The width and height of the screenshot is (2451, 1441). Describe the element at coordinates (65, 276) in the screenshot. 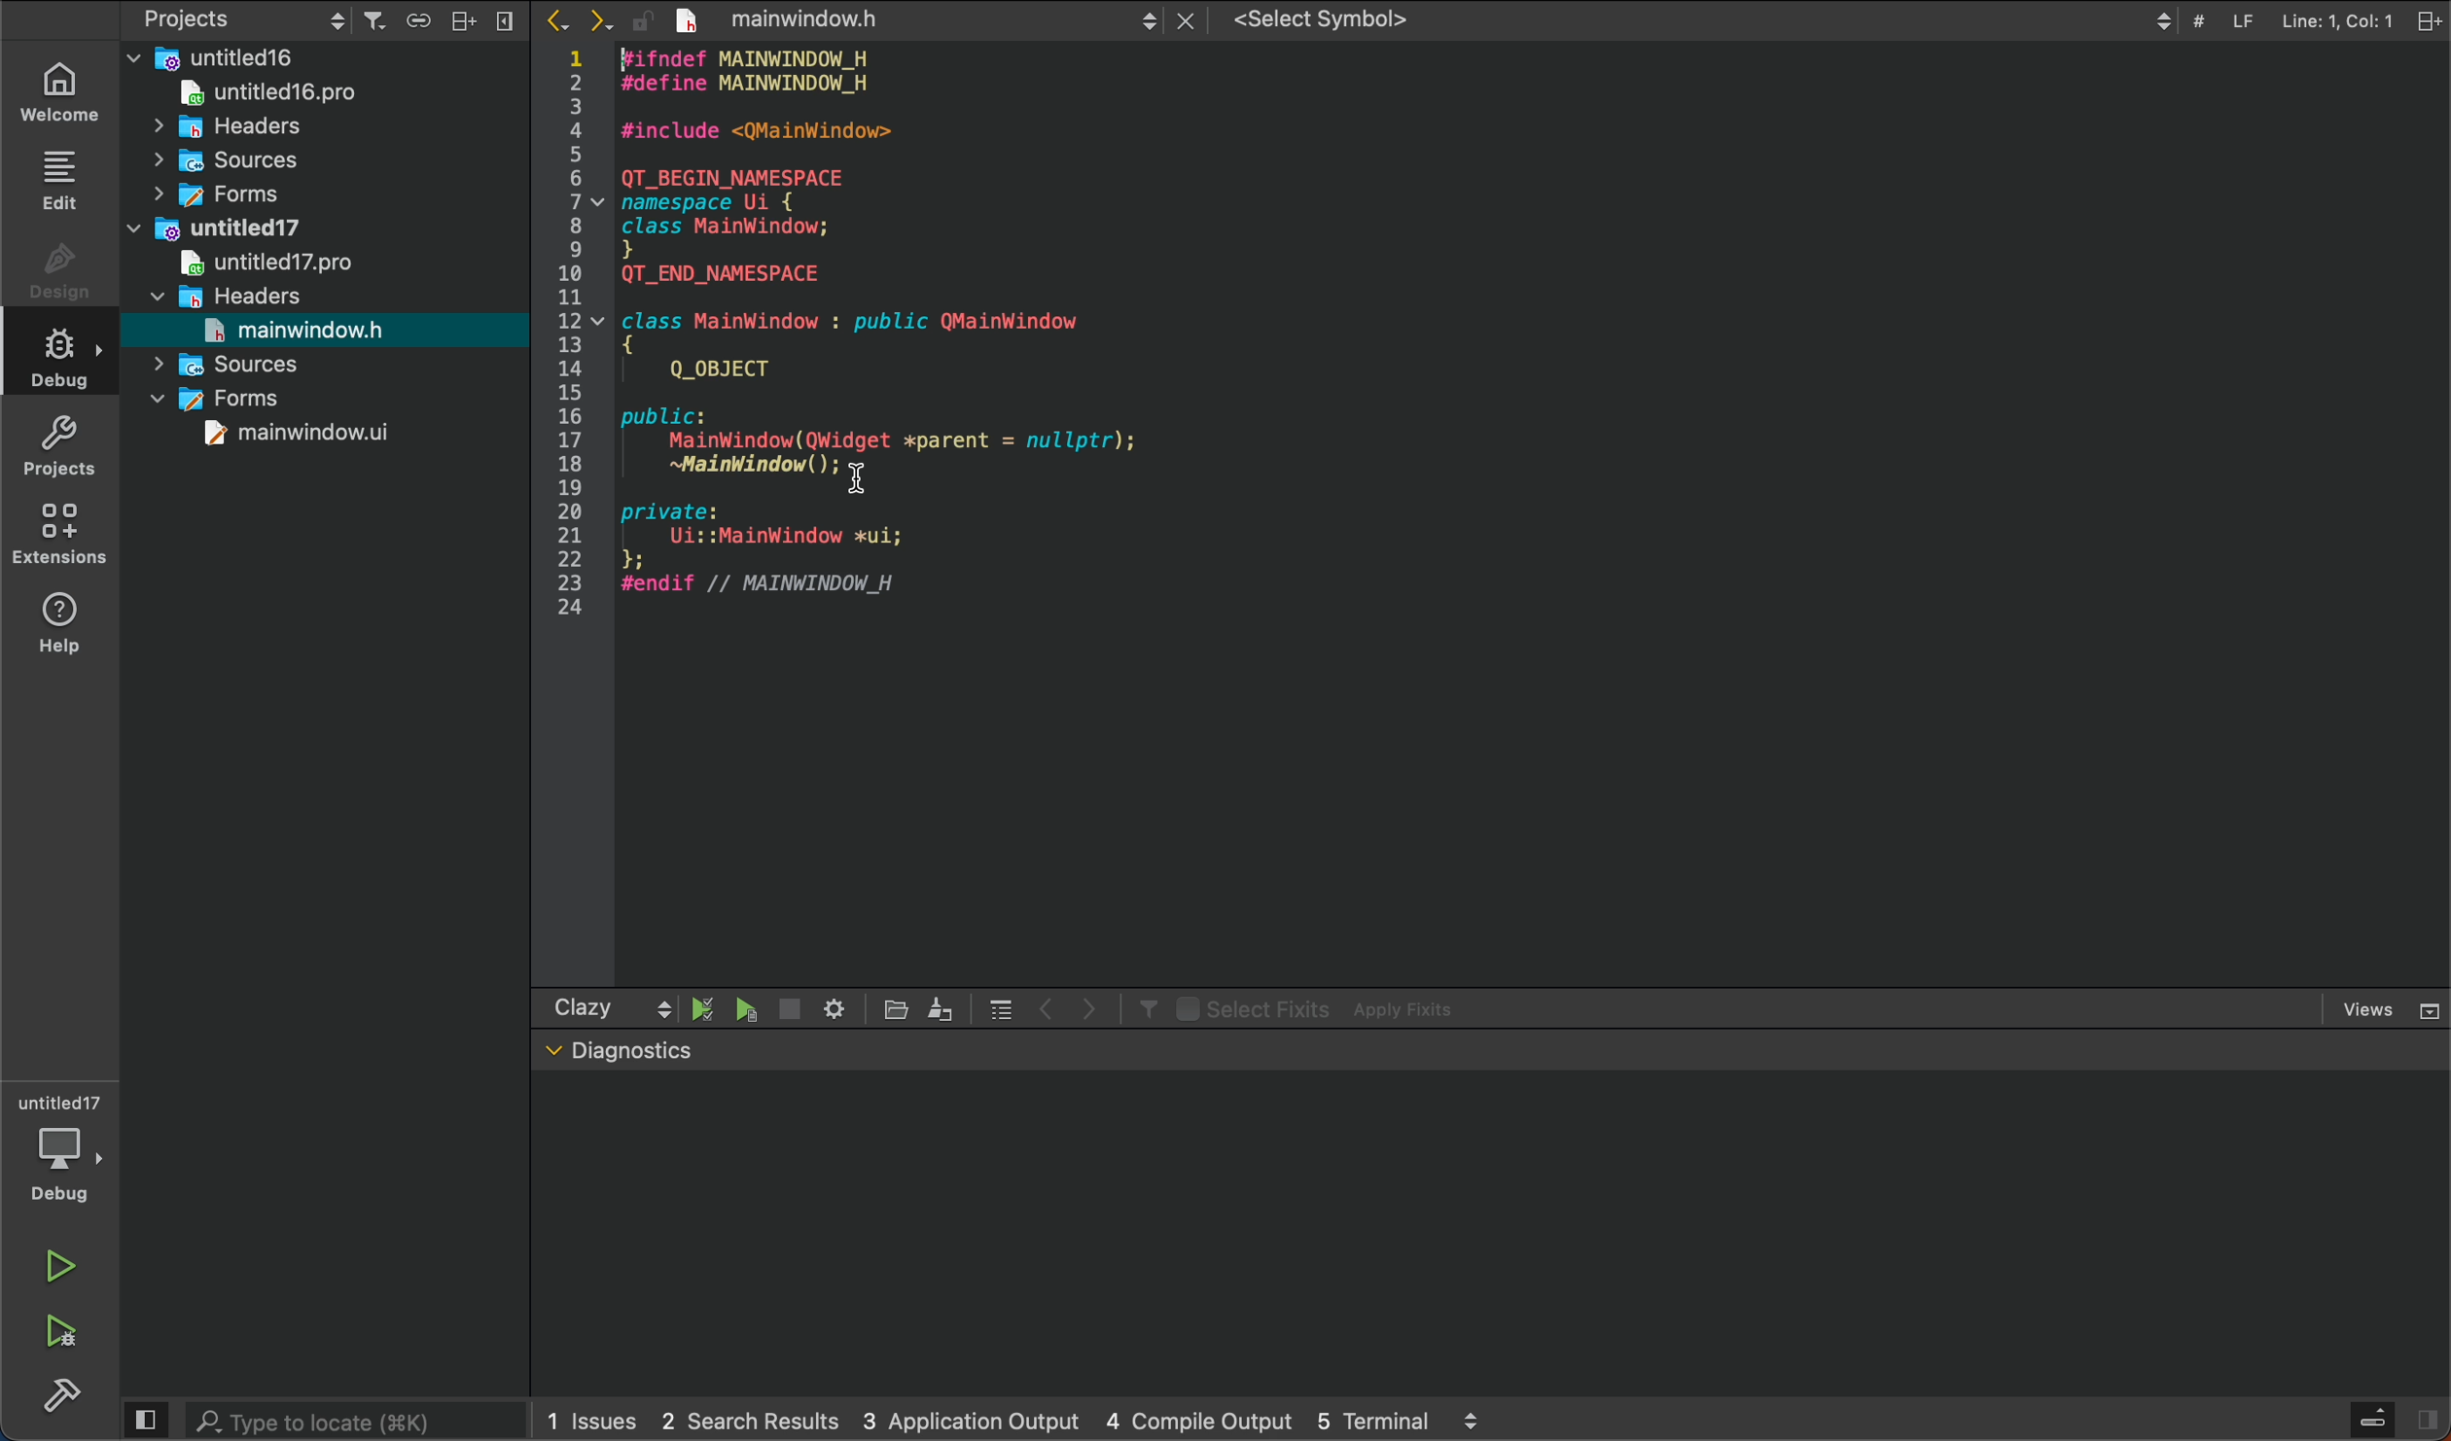

I see `DESIGN` at that location.